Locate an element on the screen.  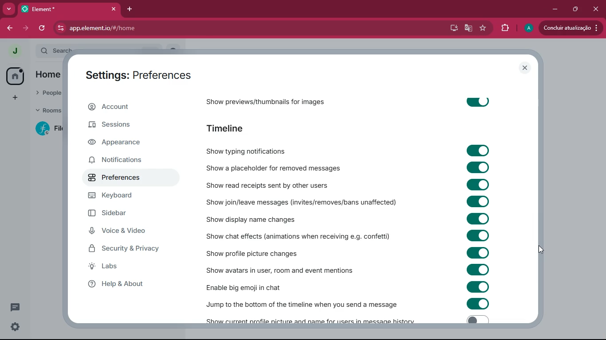
show a placeholder for removed messages is located at coordinates (272, 169).